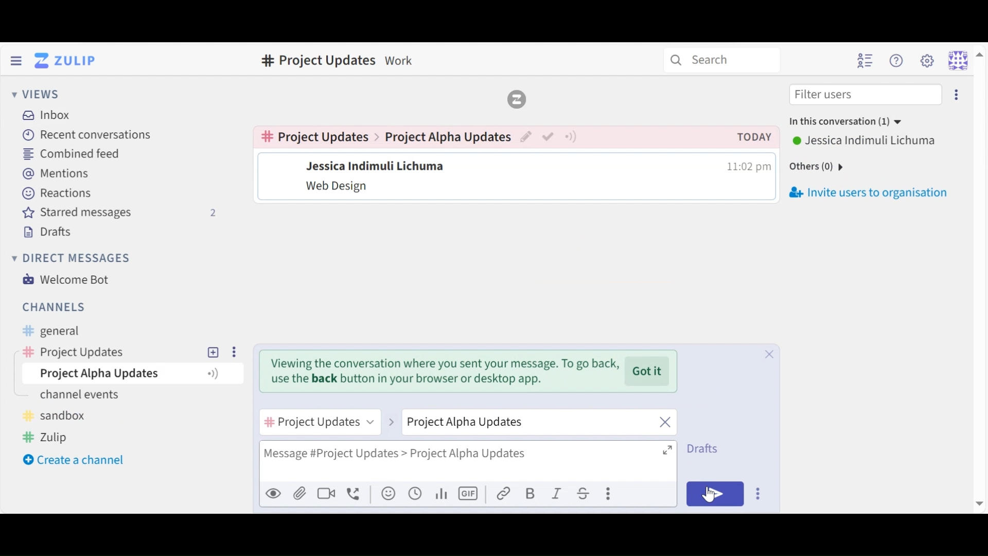 Image resolution: width=988 pixels, height=556 pixels. Describe the element at coordinates (530, 493) in the screenshot. I see `Bold` at that location.